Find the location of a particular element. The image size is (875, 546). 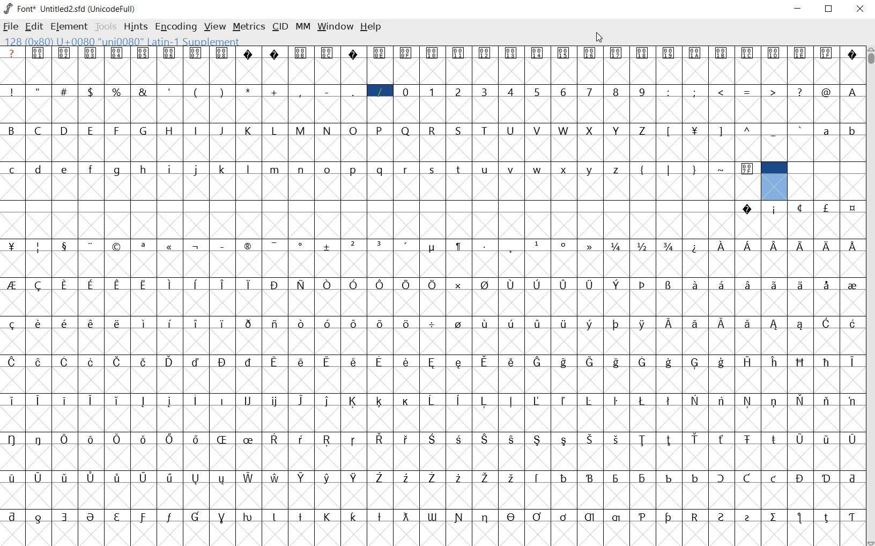

Symbol is located at coordinates (67, 323).